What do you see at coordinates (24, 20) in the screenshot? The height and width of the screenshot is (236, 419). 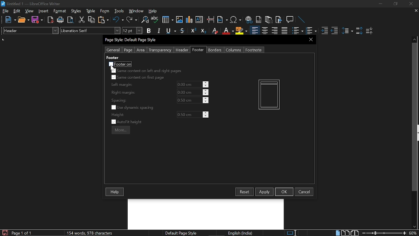 I see `Open` at bounding box center [24, 20].